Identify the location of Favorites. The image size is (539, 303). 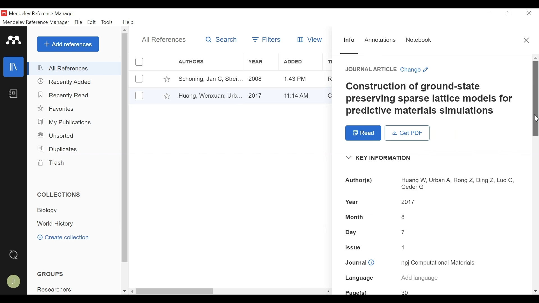
(58, 109).